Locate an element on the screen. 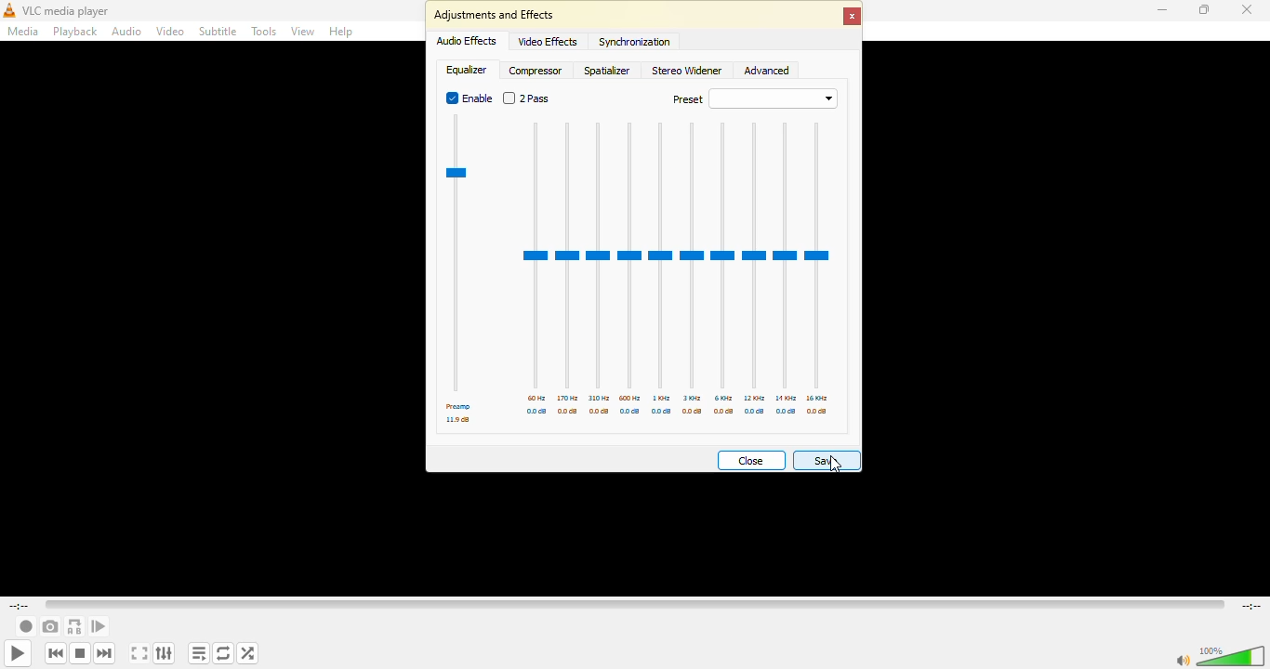 Image resolution: width=1270 pixels, height=669 pixels. equalizer is located at coordinates (466, 70).